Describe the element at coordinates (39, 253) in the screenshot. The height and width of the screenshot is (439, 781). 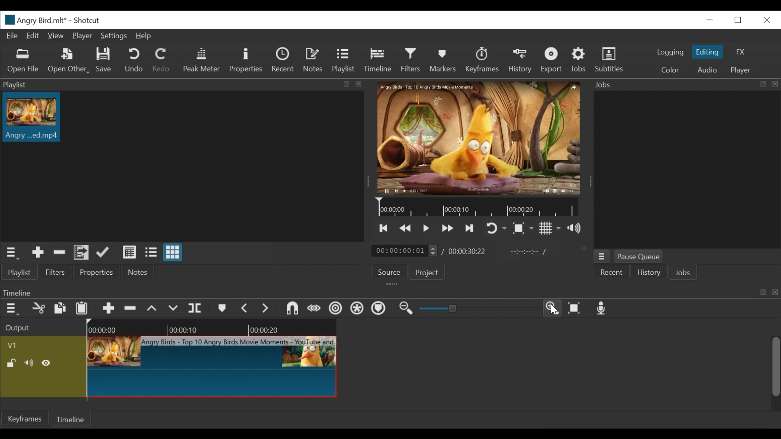
I see `Add Source to the playlist` at that location.